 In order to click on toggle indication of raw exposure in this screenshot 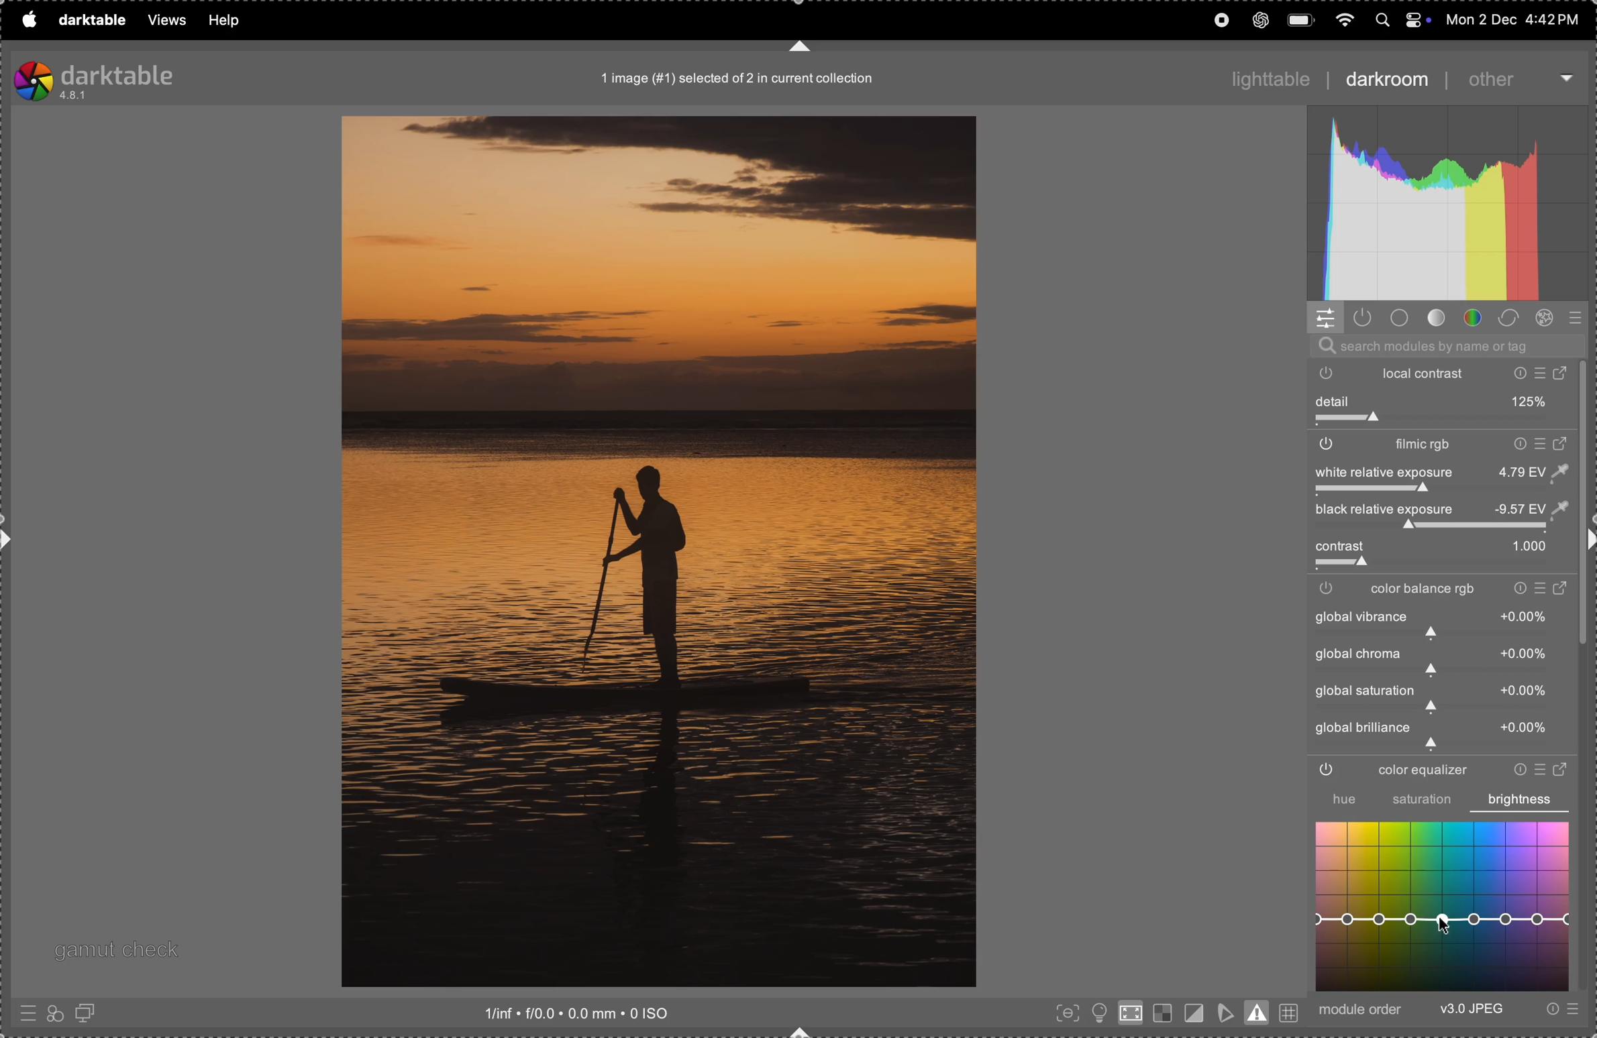, I will do `click(1160, 1014)`.